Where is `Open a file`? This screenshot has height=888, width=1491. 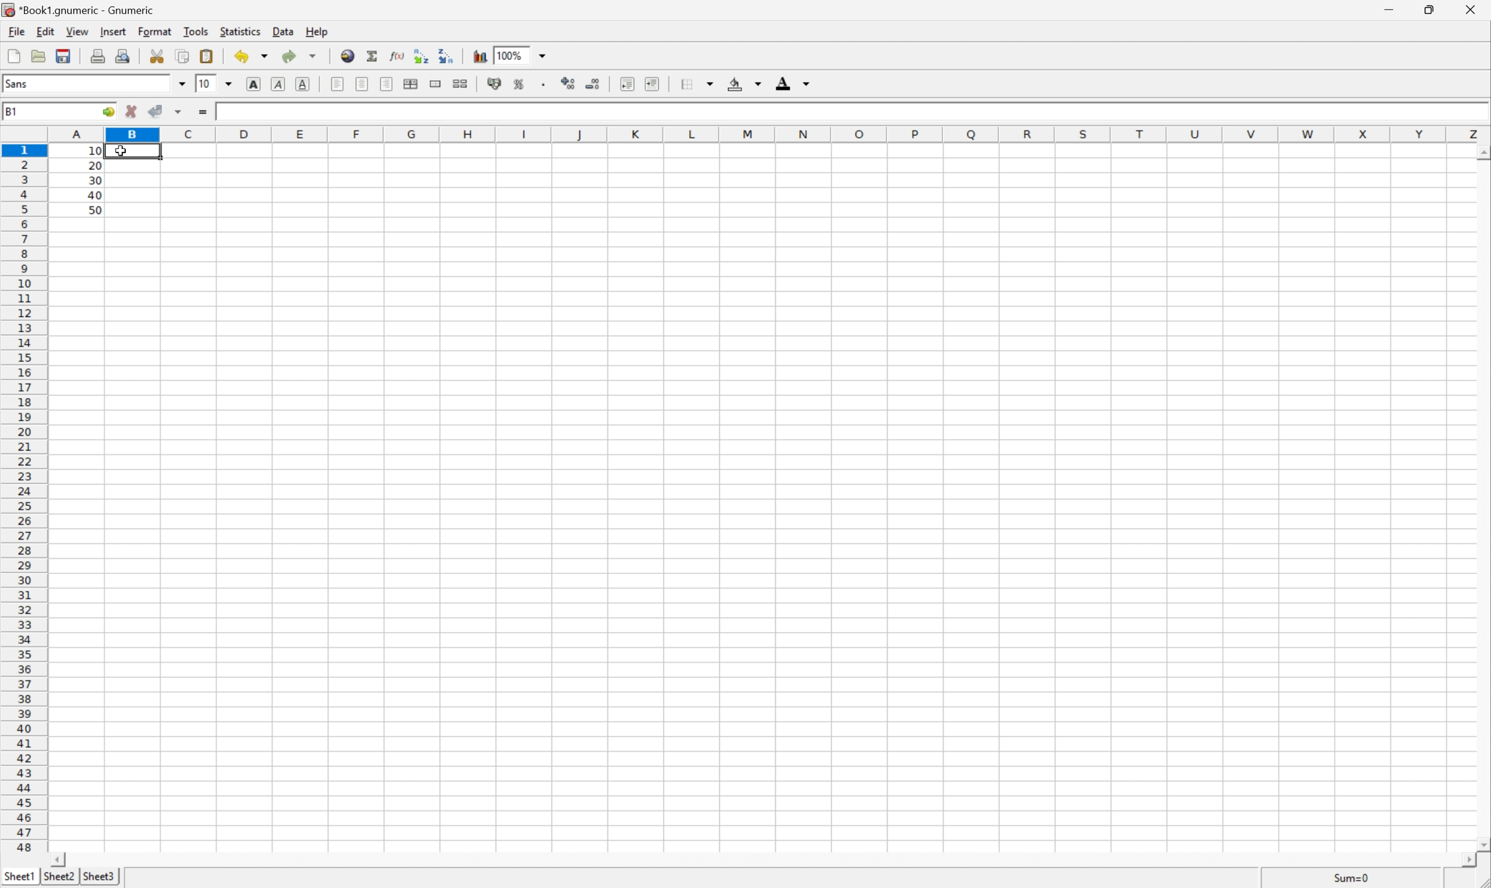 Open a file is located at coordinates (38, 56).